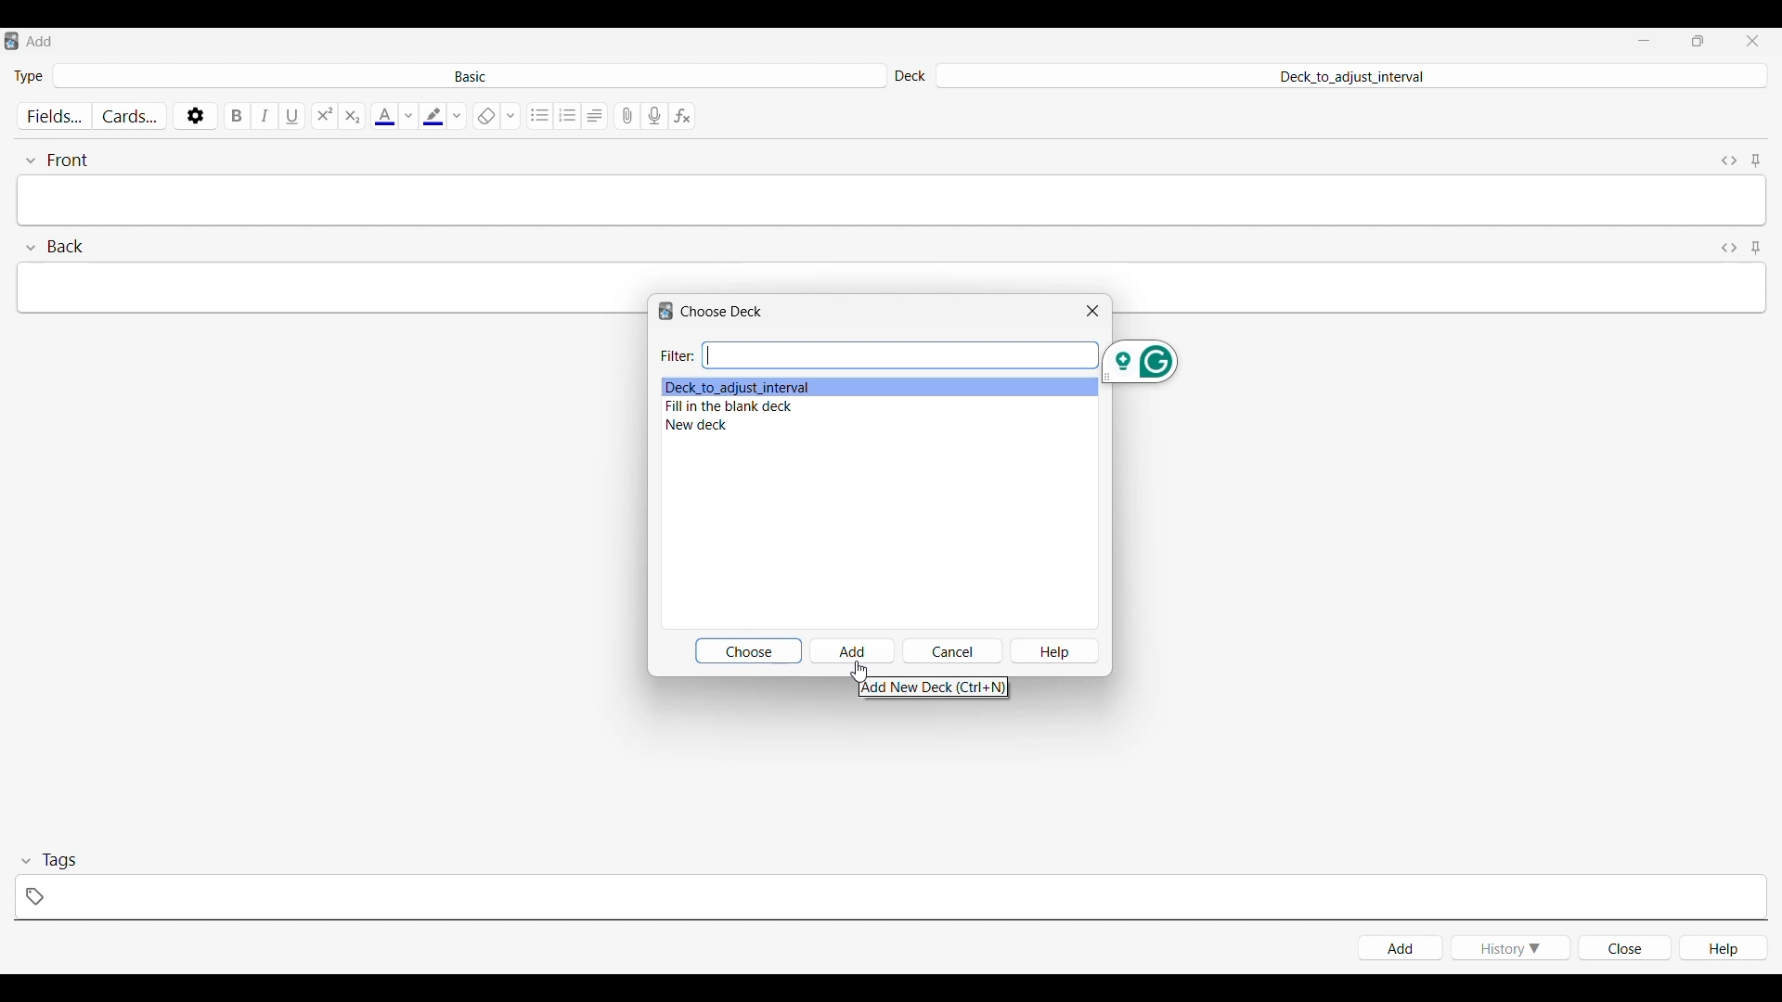 This screenshot has width=1782, height=1002. I want to click on Italics, so click(265, 116).